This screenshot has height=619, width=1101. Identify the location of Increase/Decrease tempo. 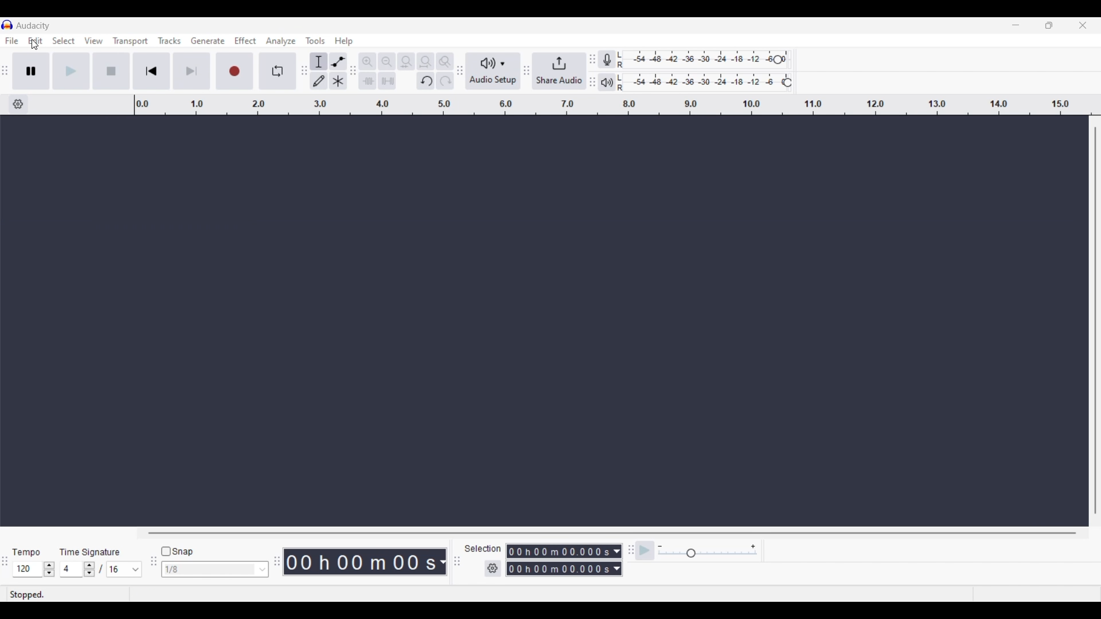
(49, 569).